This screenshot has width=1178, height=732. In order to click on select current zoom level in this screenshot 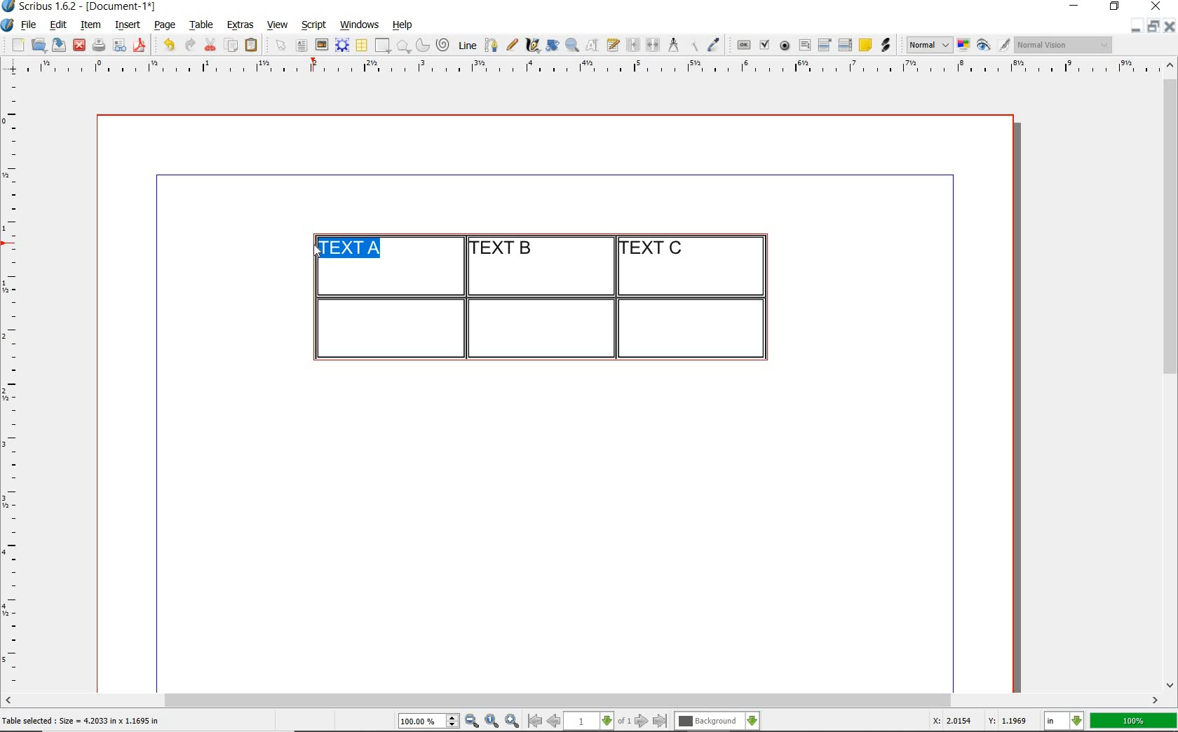, I will do `click(429, 721)`.